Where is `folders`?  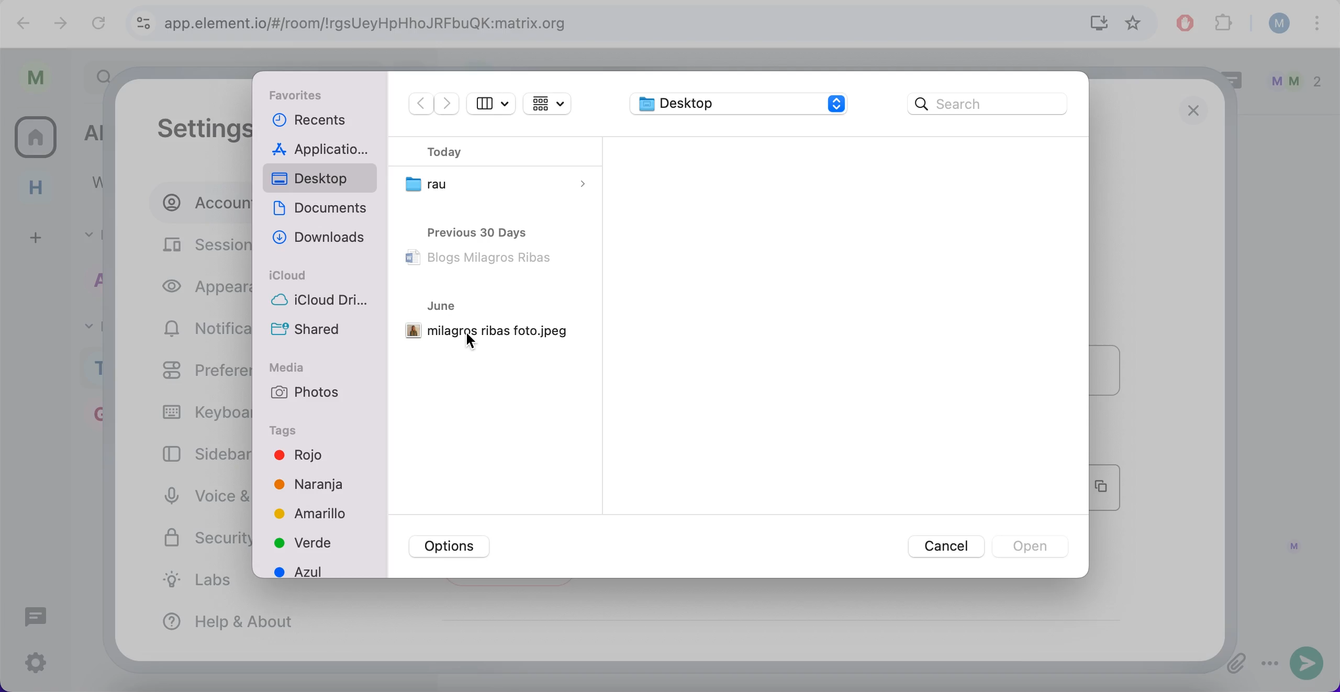
folders is located at coordinates (496, 188).